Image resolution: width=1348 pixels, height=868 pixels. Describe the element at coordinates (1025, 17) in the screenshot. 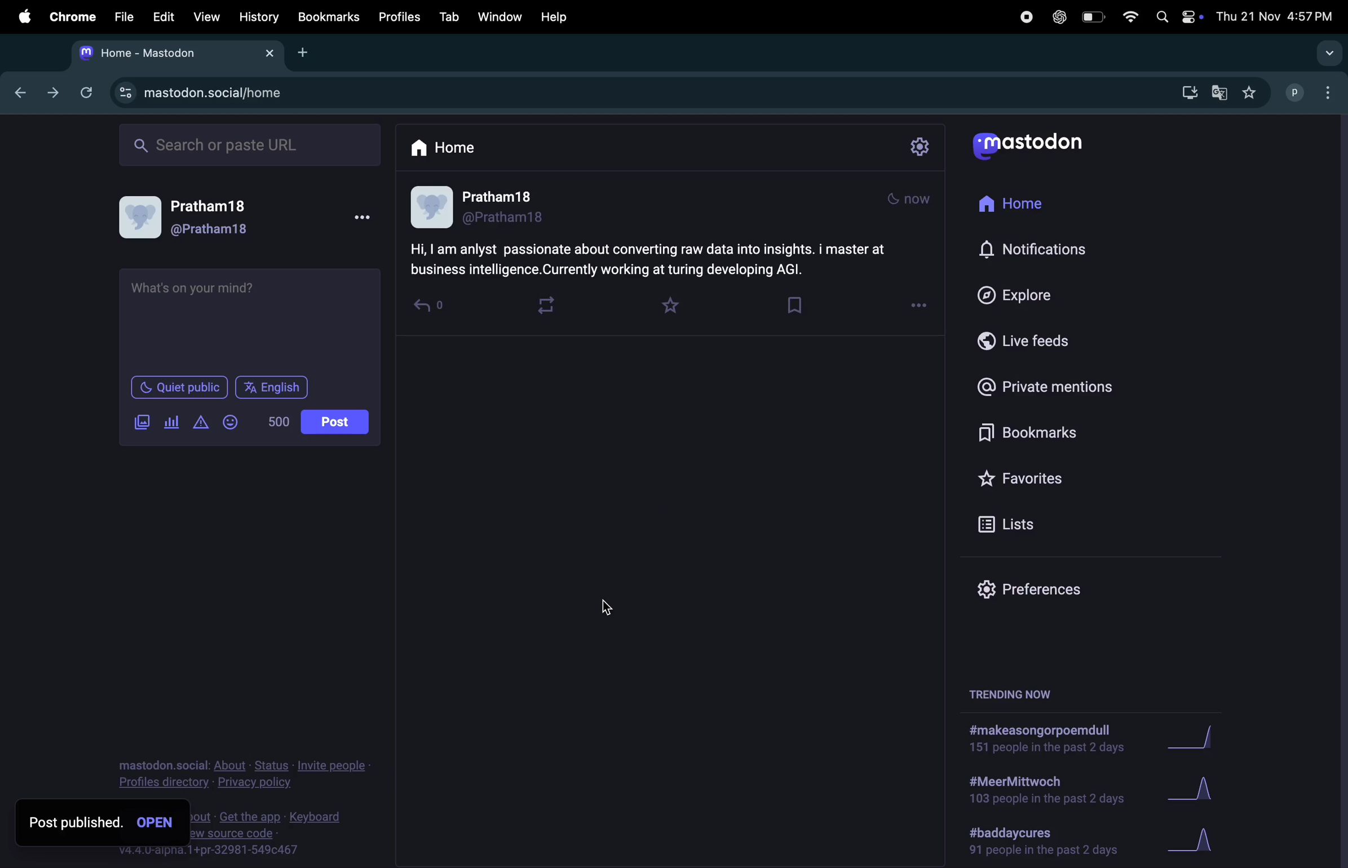

I see `record` at that location.